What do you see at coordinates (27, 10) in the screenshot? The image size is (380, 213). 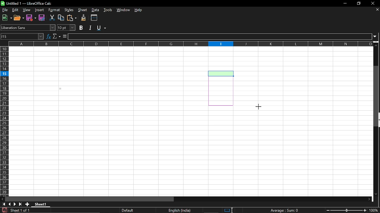 I see `View` at bounding box center [27, 10].